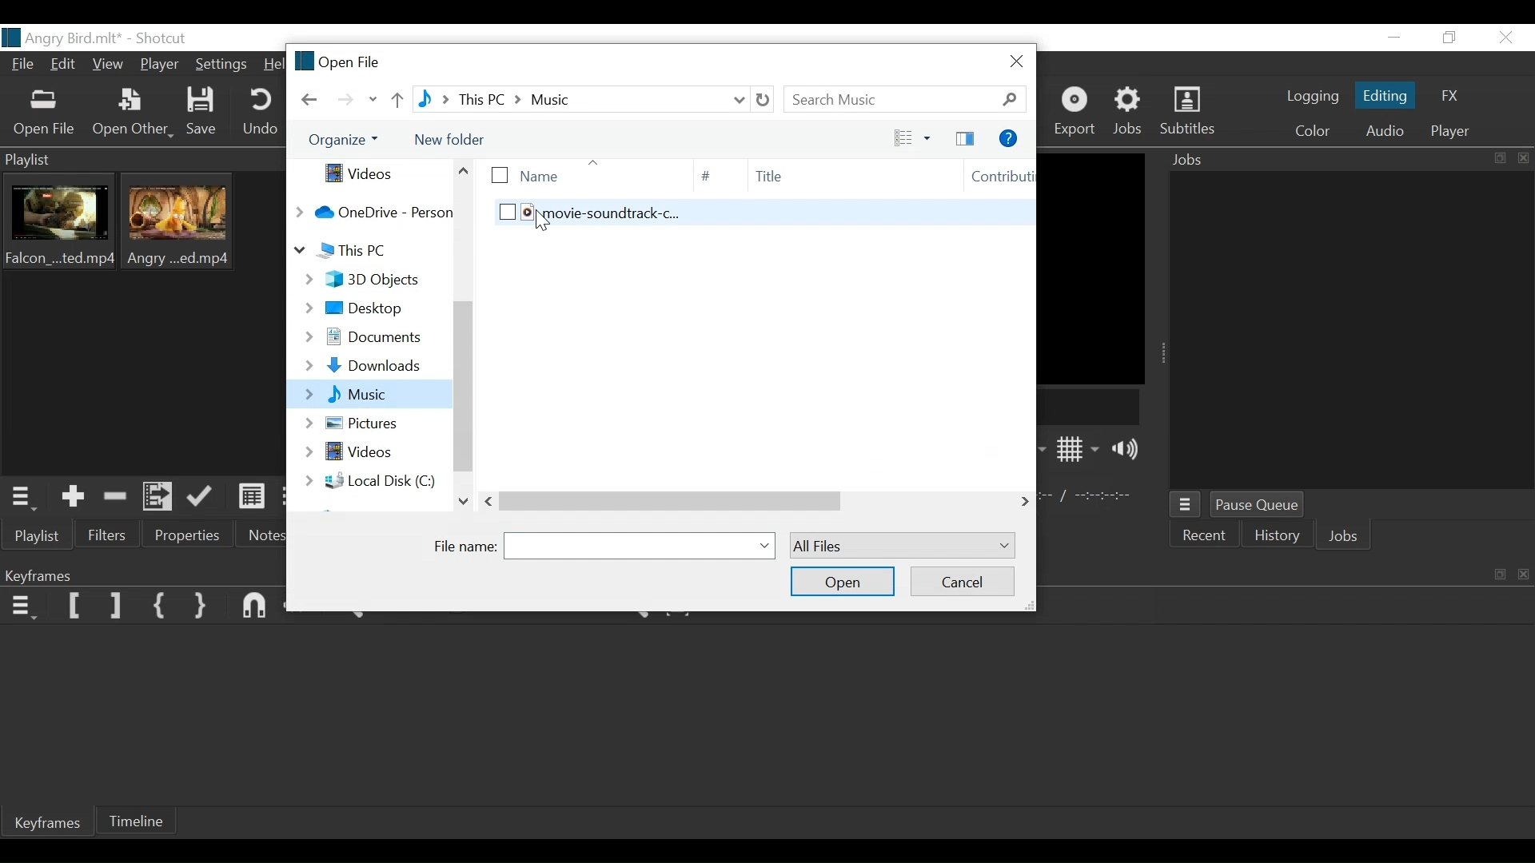  I want to click on Edit, so click(66, 66).